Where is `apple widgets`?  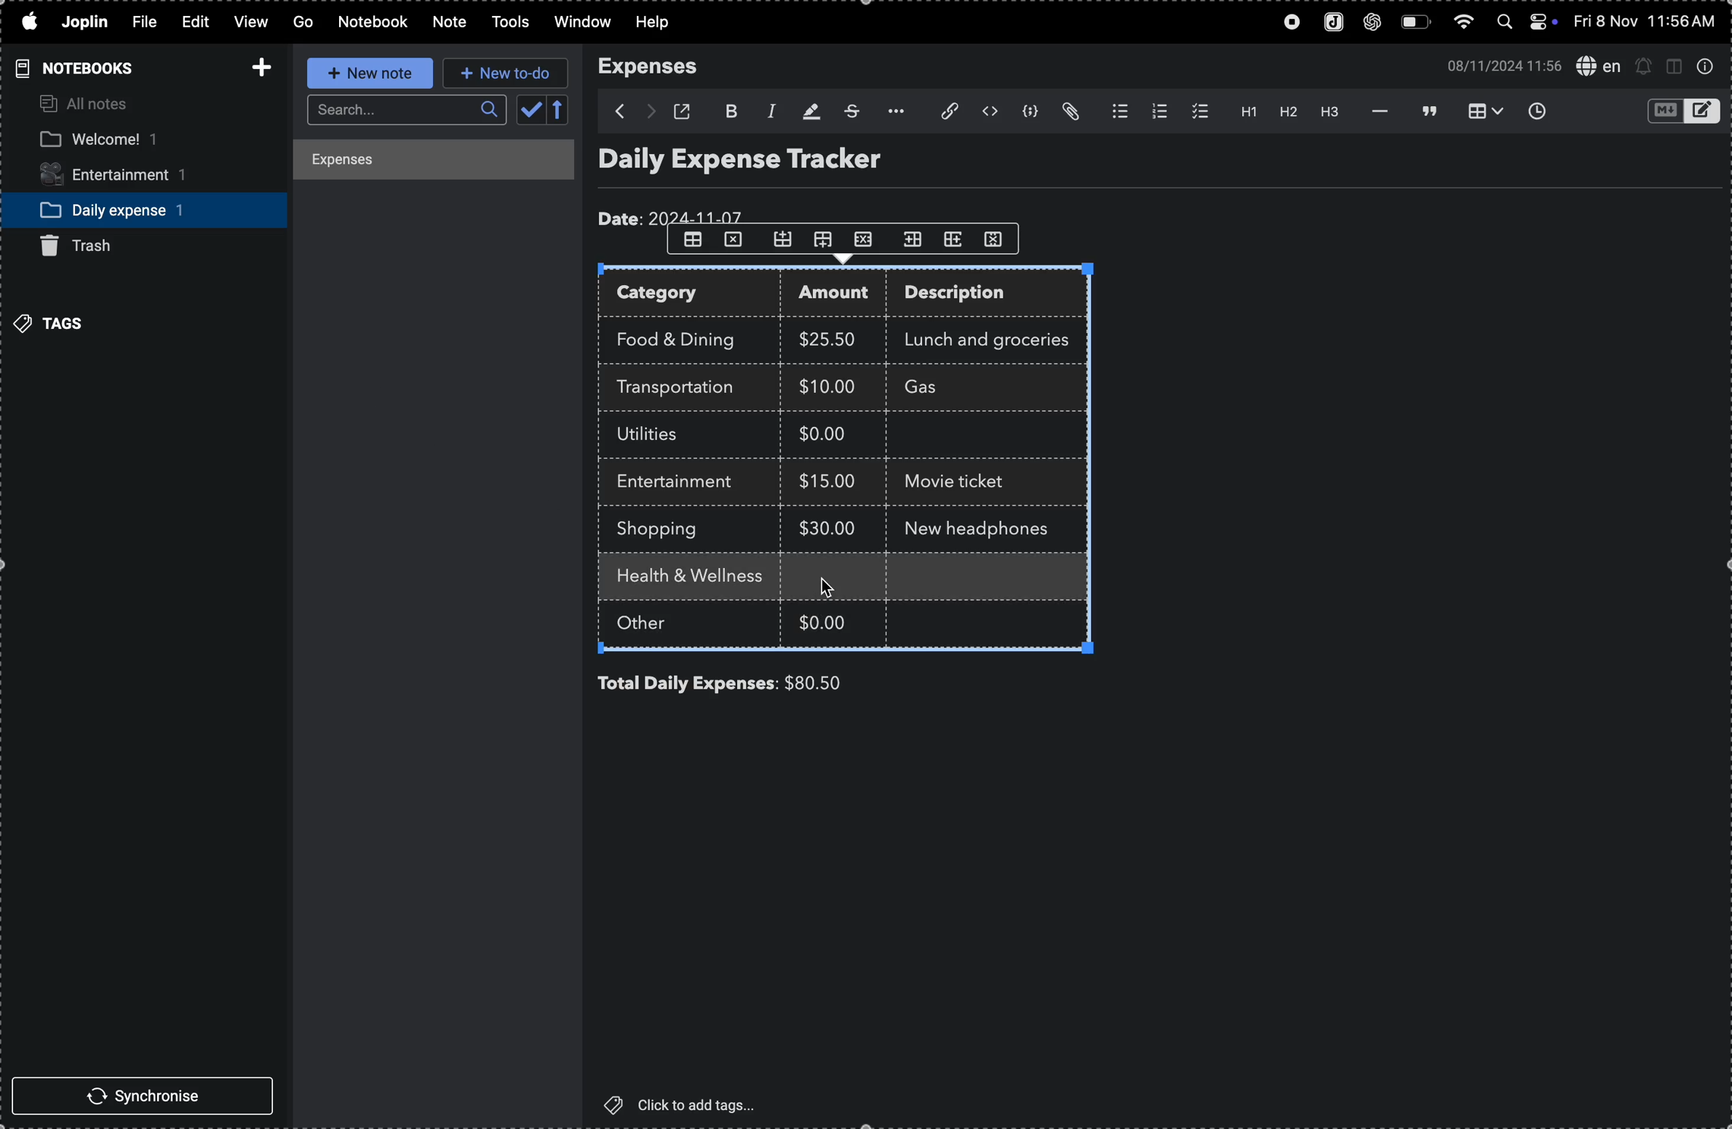
apple widgets is located at coordinates (1525, 23).